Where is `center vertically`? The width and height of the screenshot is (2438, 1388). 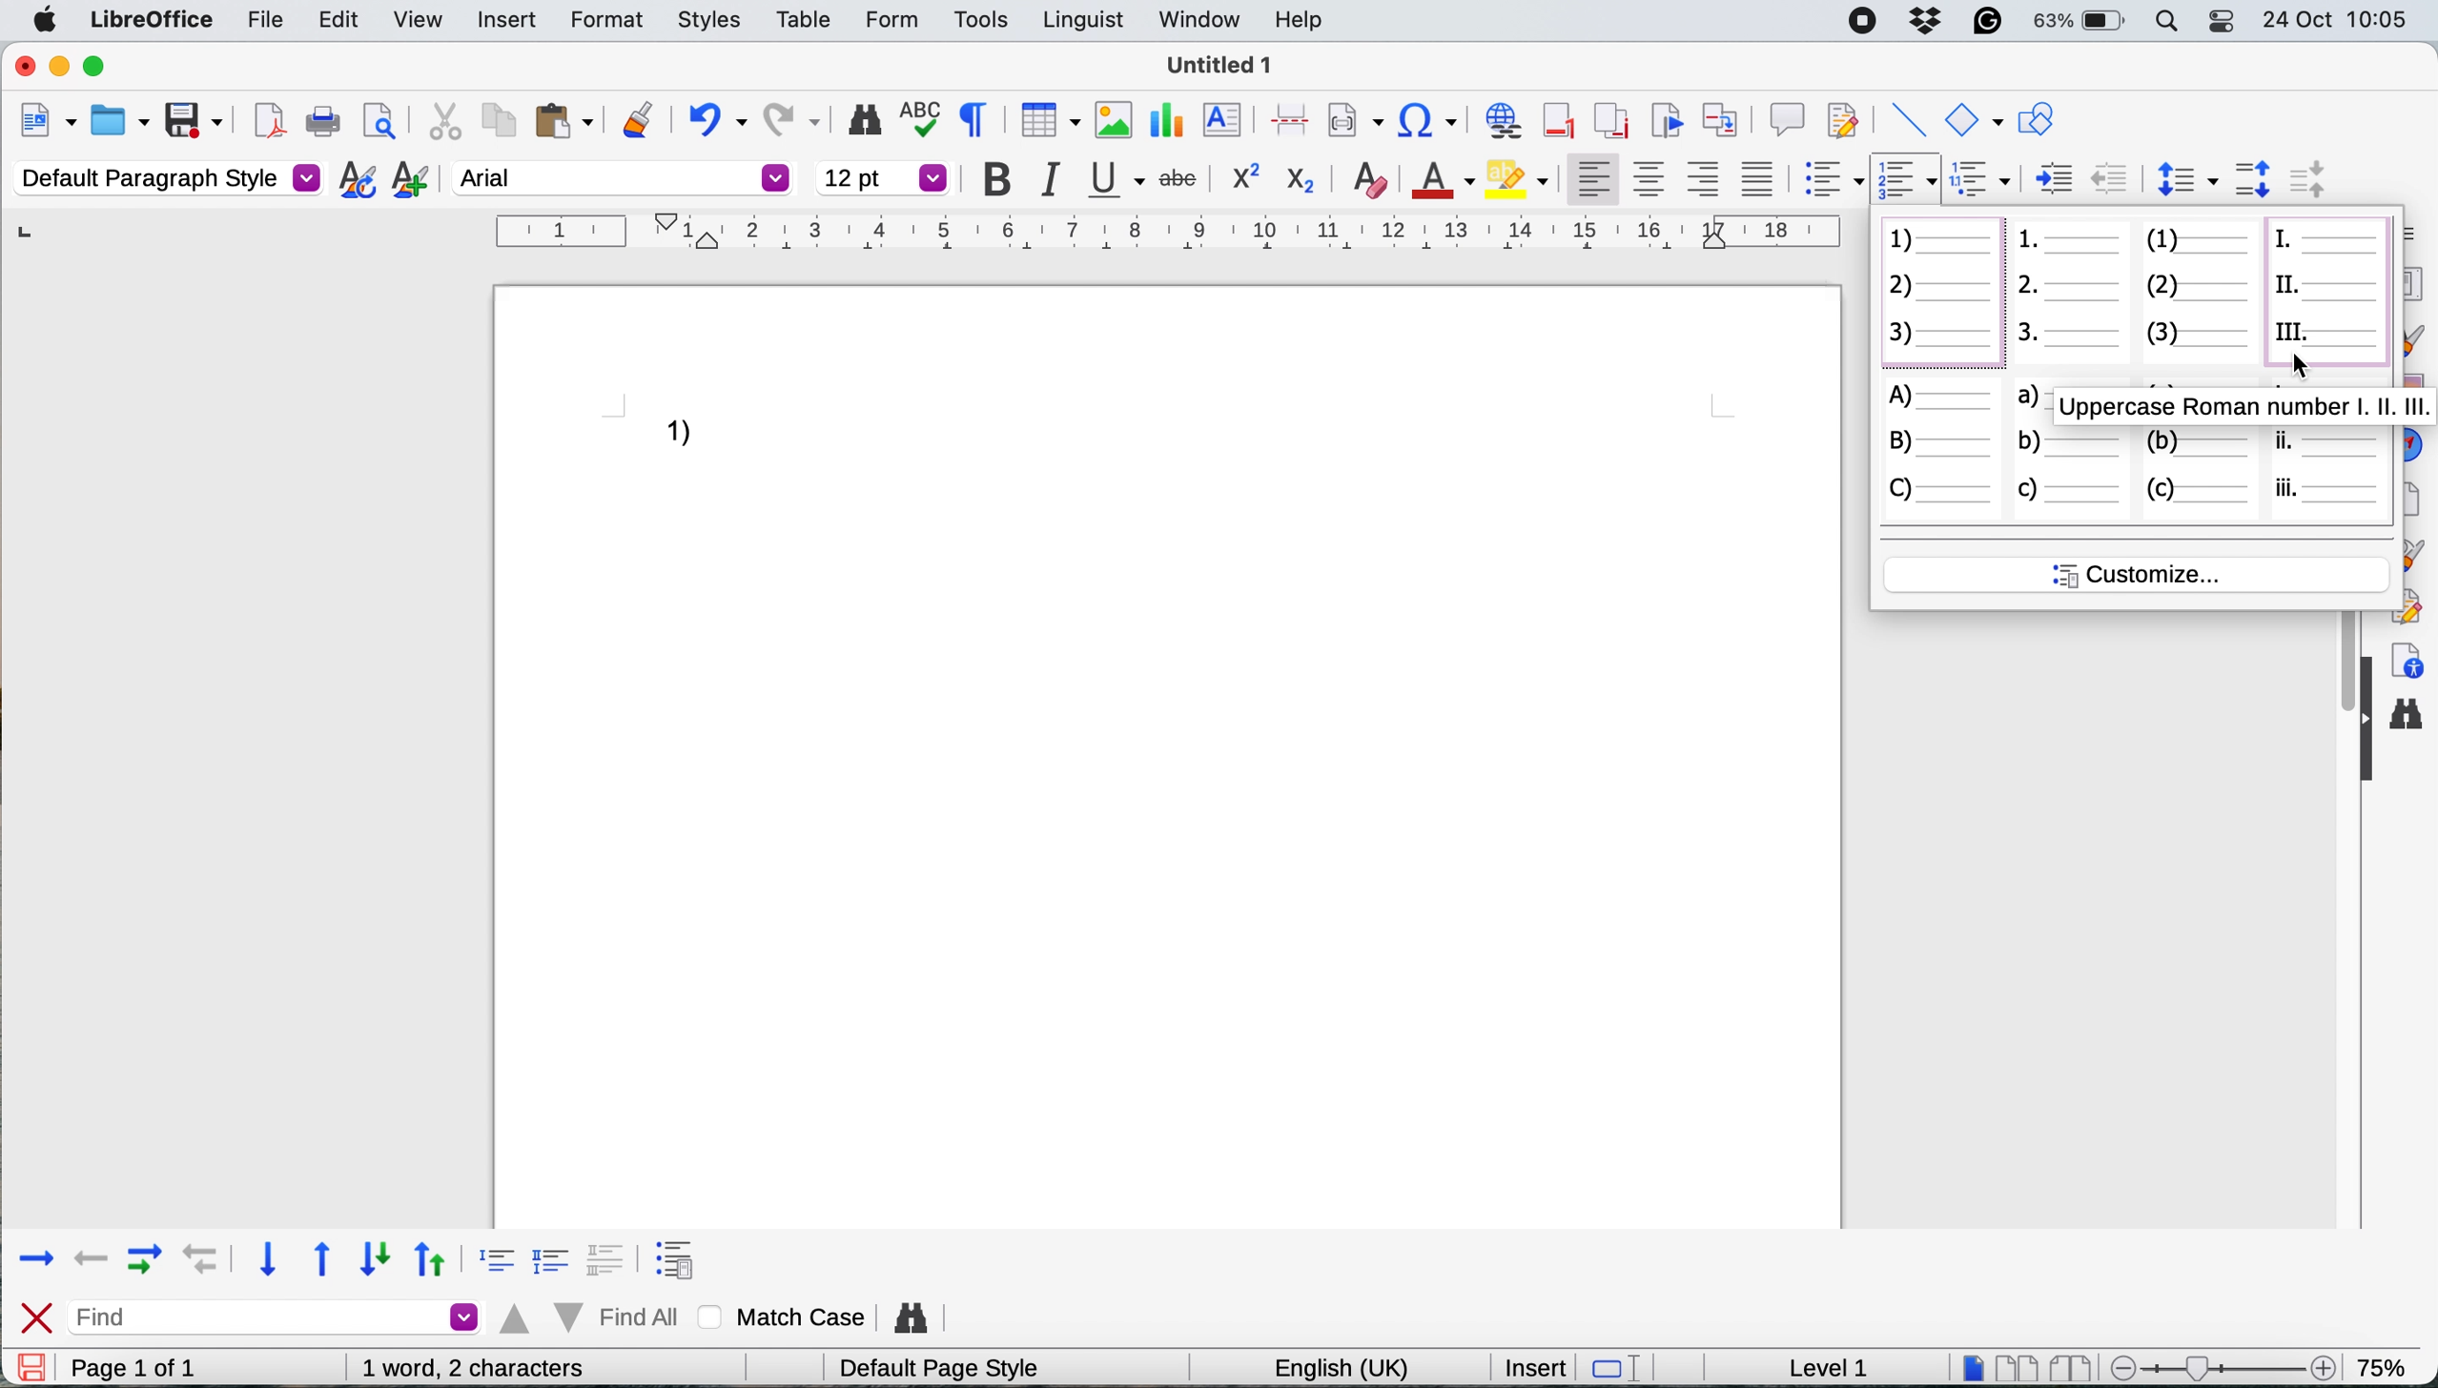 center vertically is located at coordinates (1649, 178).